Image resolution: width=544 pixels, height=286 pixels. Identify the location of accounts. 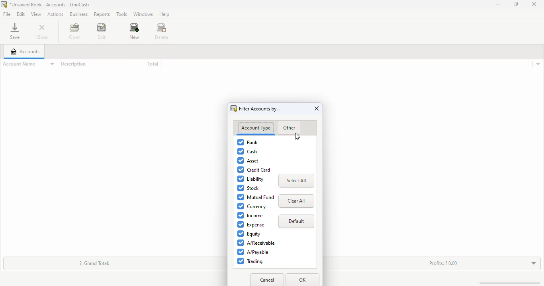
(25, 51).